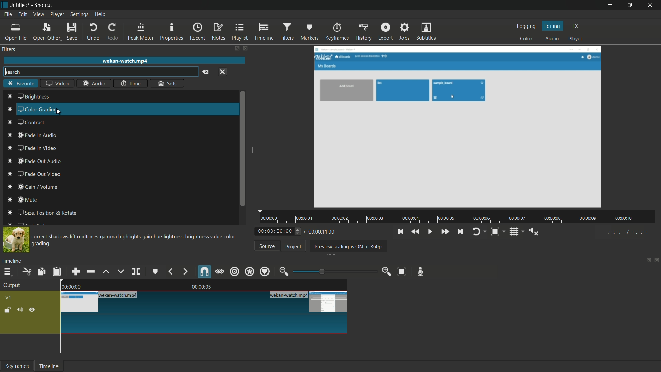  Describe the element at coordinates (9, 49) in the screenshot. I see `filters` at that location.